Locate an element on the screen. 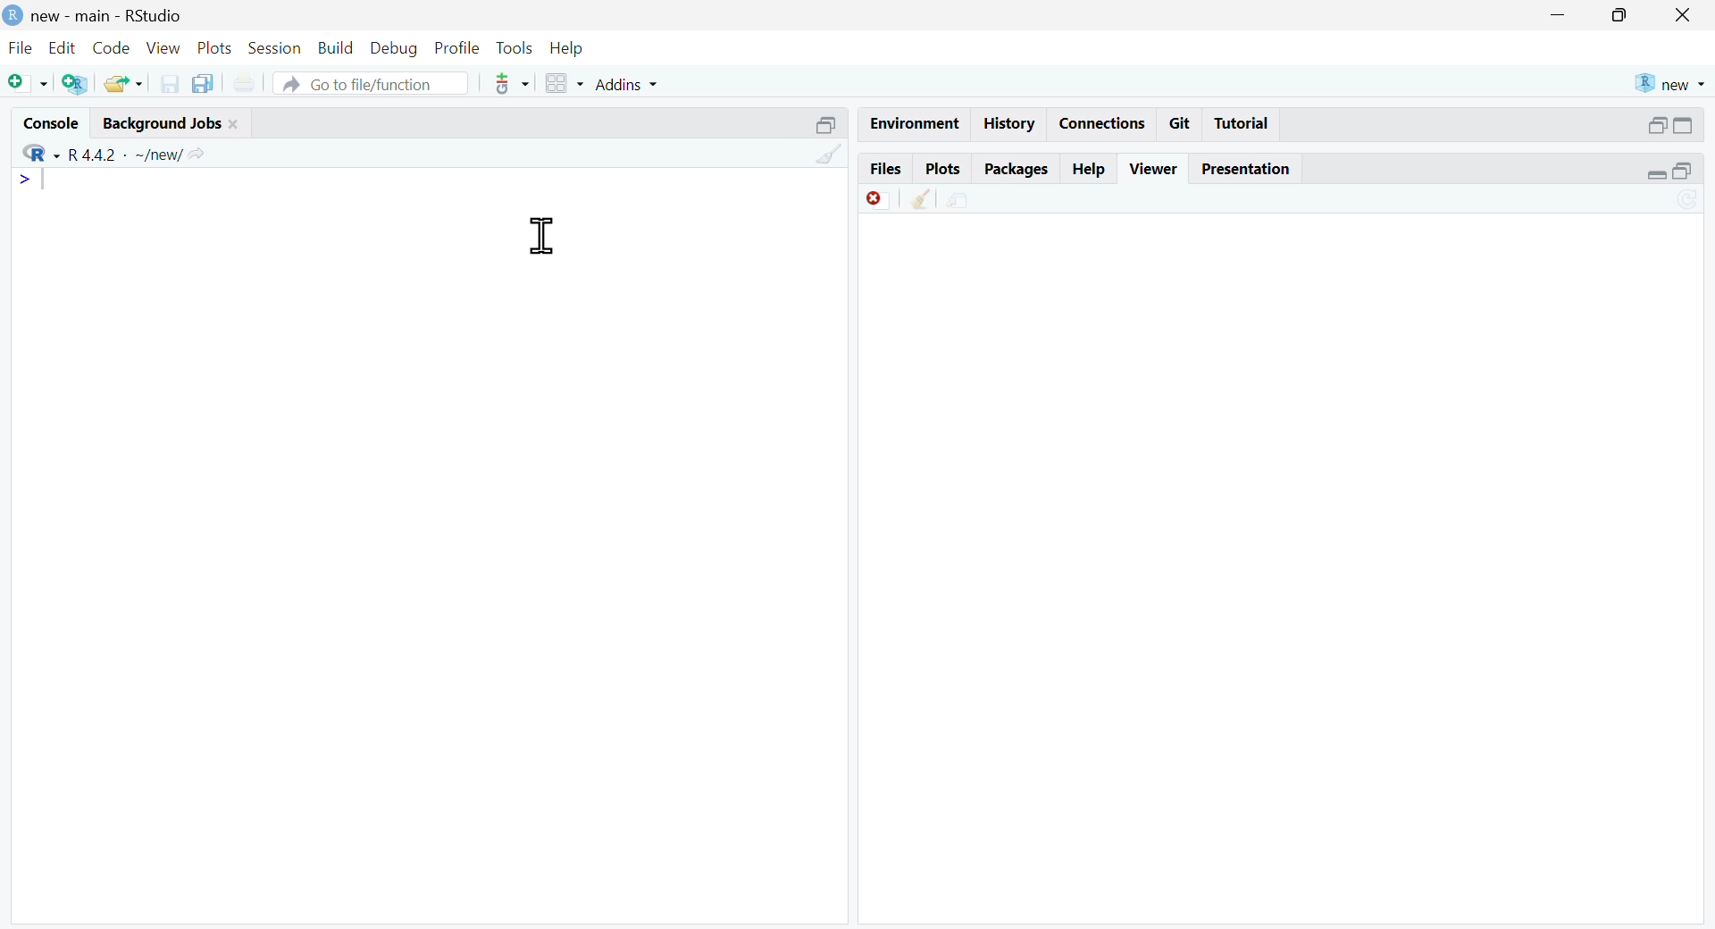 This screenshot has height=929, width=1715. build is located at coordinates (338, 48).